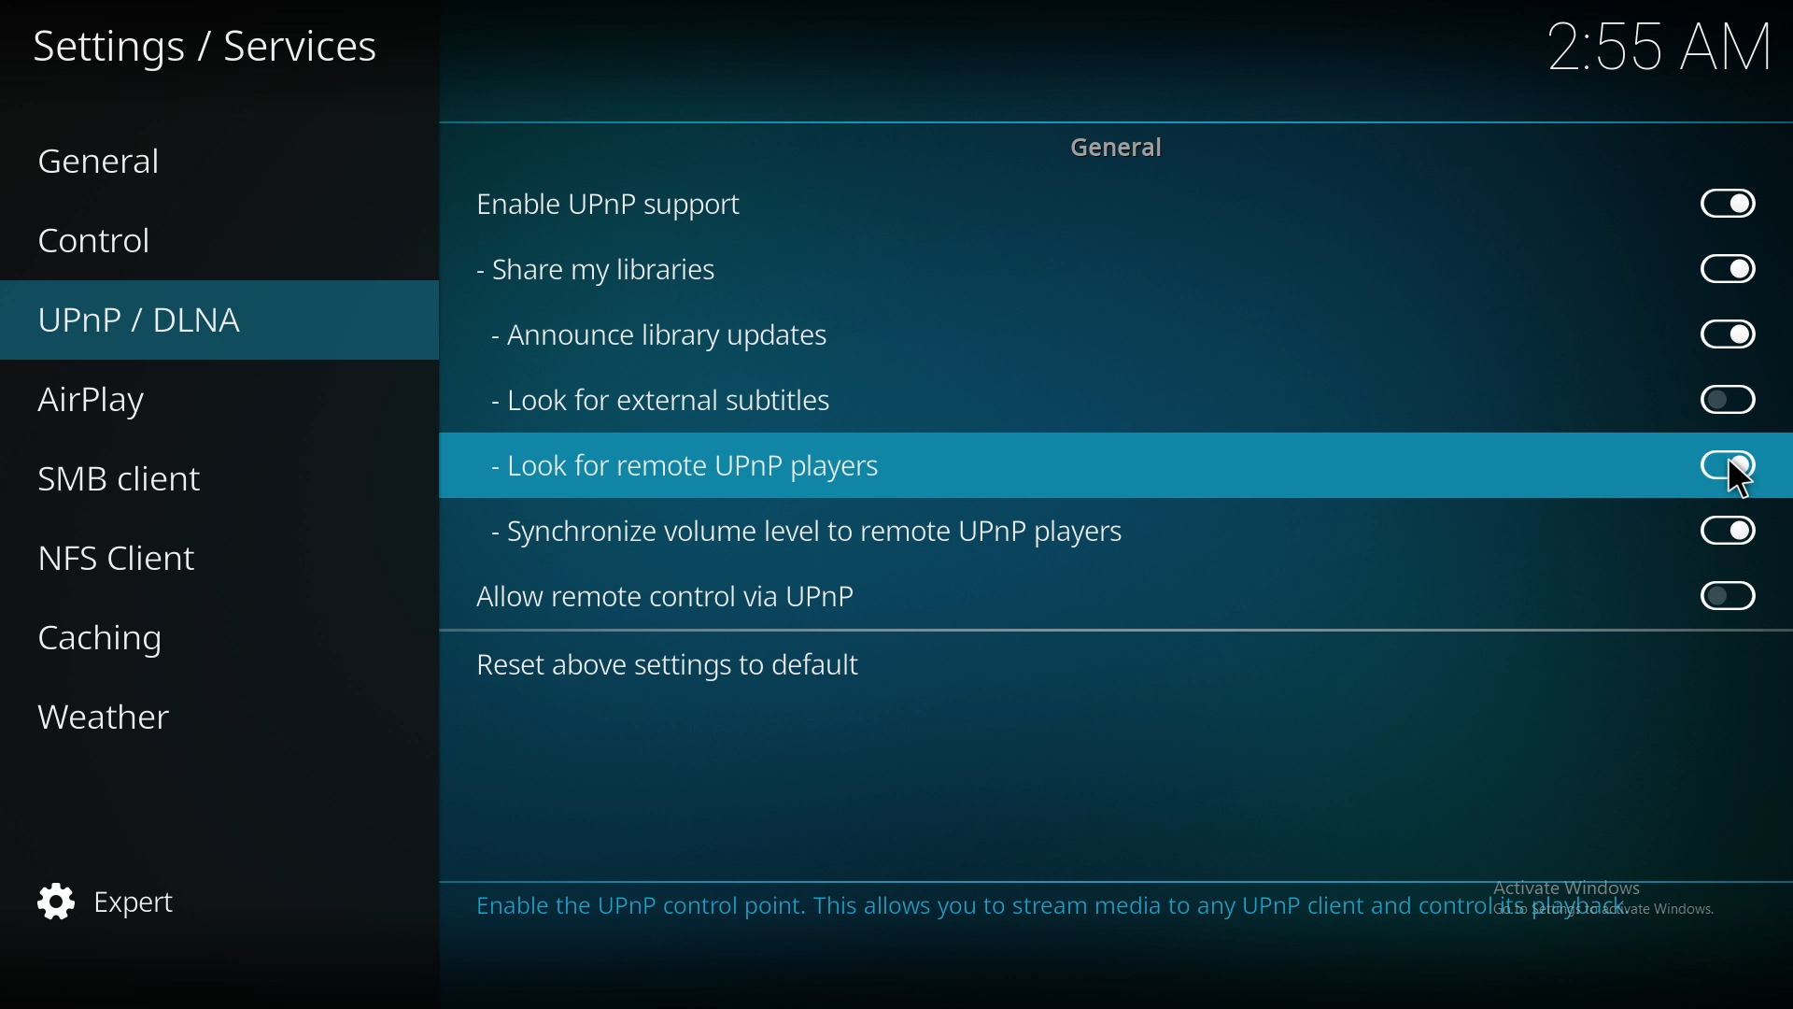  Describe the element at coordinates (149, 479) in the screenshot. I see `smb client` at that location.